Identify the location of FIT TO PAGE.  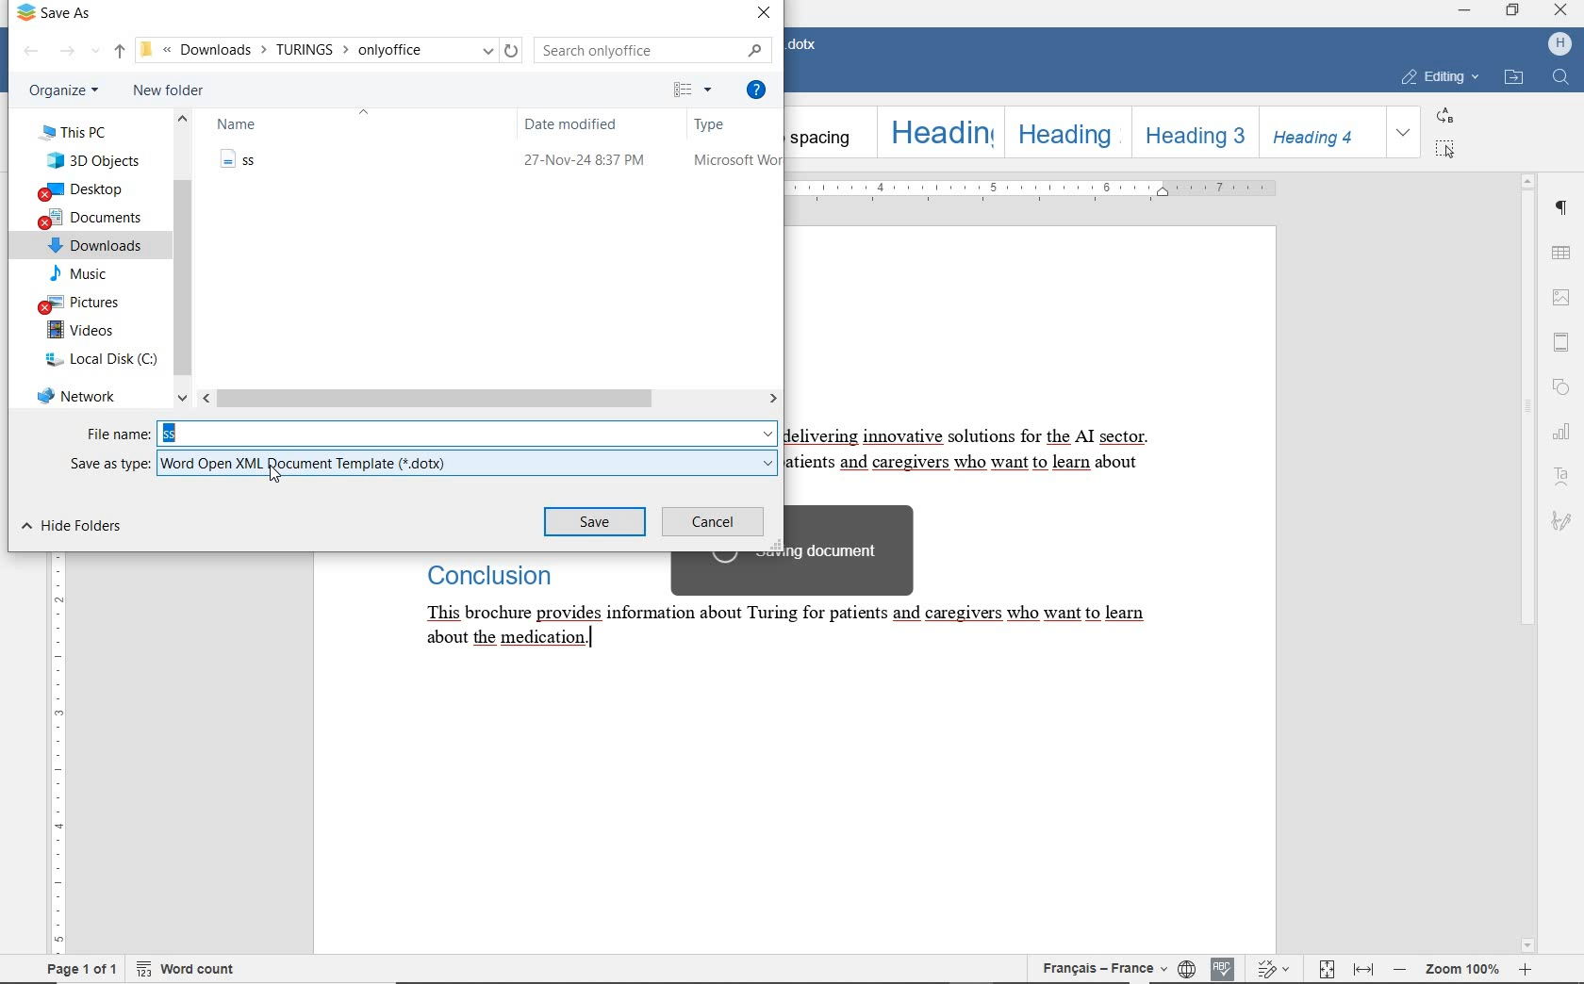
(1327, 968).